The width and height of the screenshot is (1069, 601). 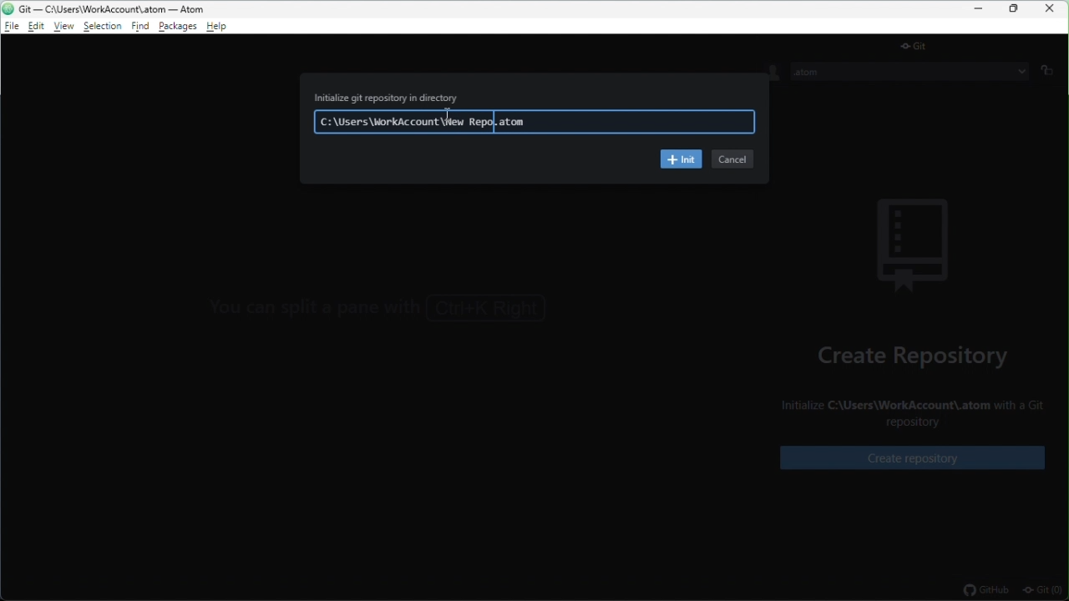 What do you see at coordinates (66, 27) in the screenshot?
I see `view` at bounding box center [66, 27].